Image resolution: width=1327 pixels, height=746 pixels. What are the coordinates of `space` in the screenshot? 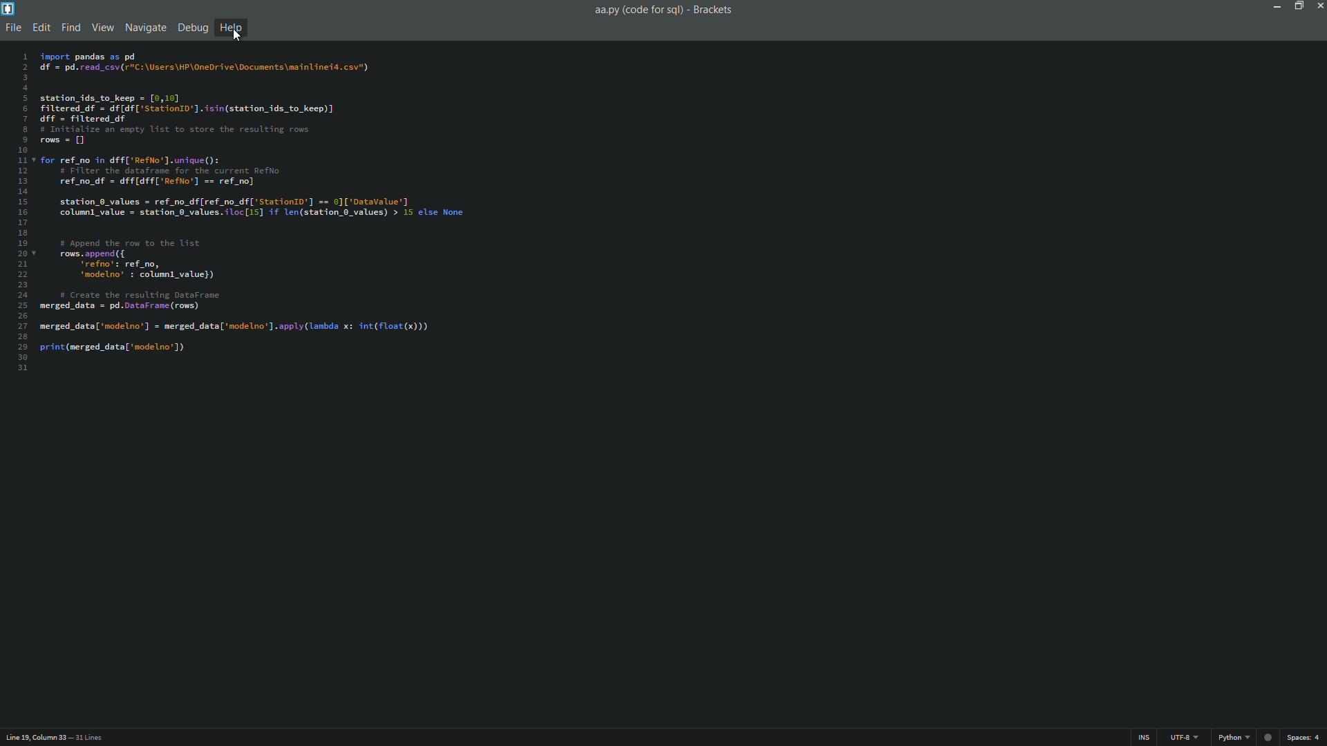 It's located at (1306, 739).